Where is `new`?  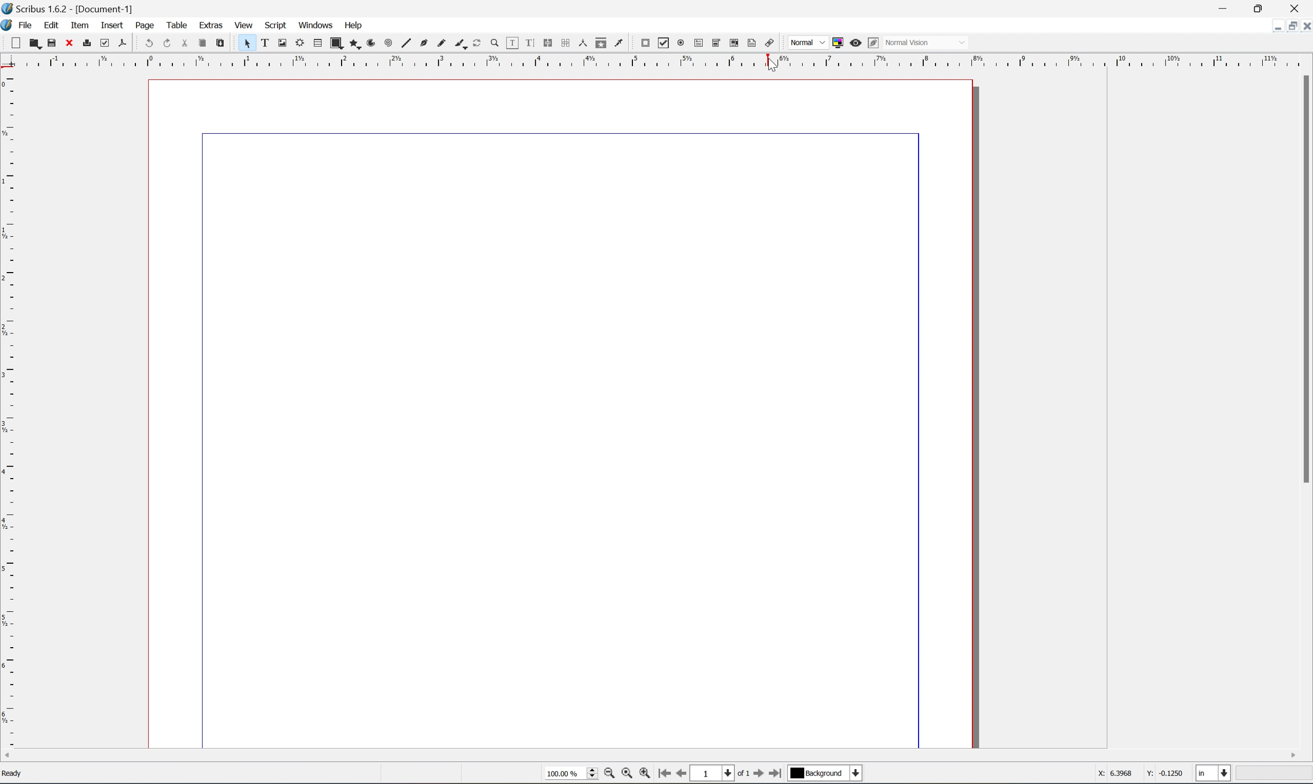
new is located at coordinates (15, 44).